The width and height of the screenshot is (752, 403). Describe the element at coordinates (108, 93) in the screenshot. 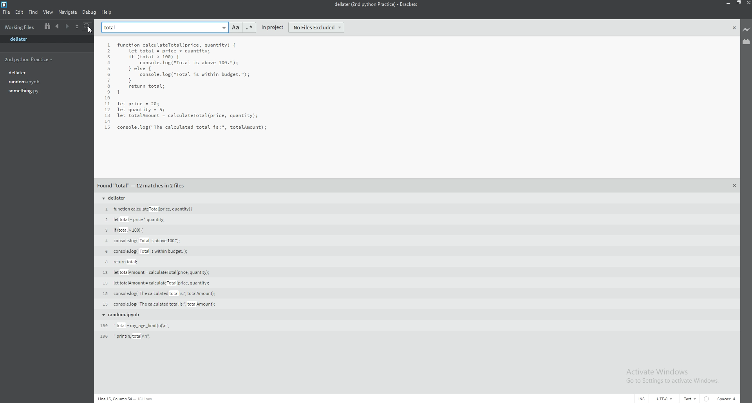

I see `9` at that location.